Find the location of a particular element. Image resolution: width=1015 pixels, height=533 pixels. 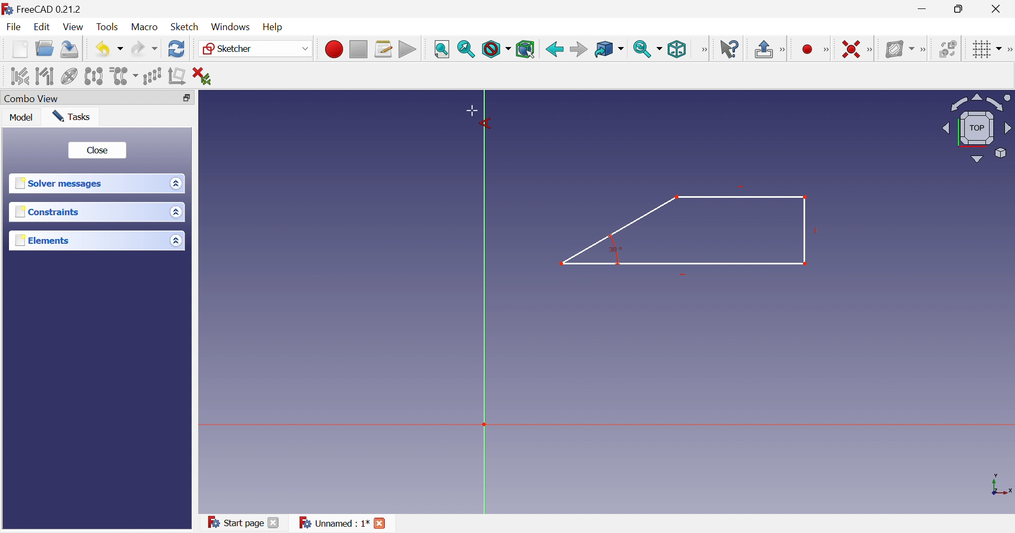

Close is located at coordinates (97, 149).